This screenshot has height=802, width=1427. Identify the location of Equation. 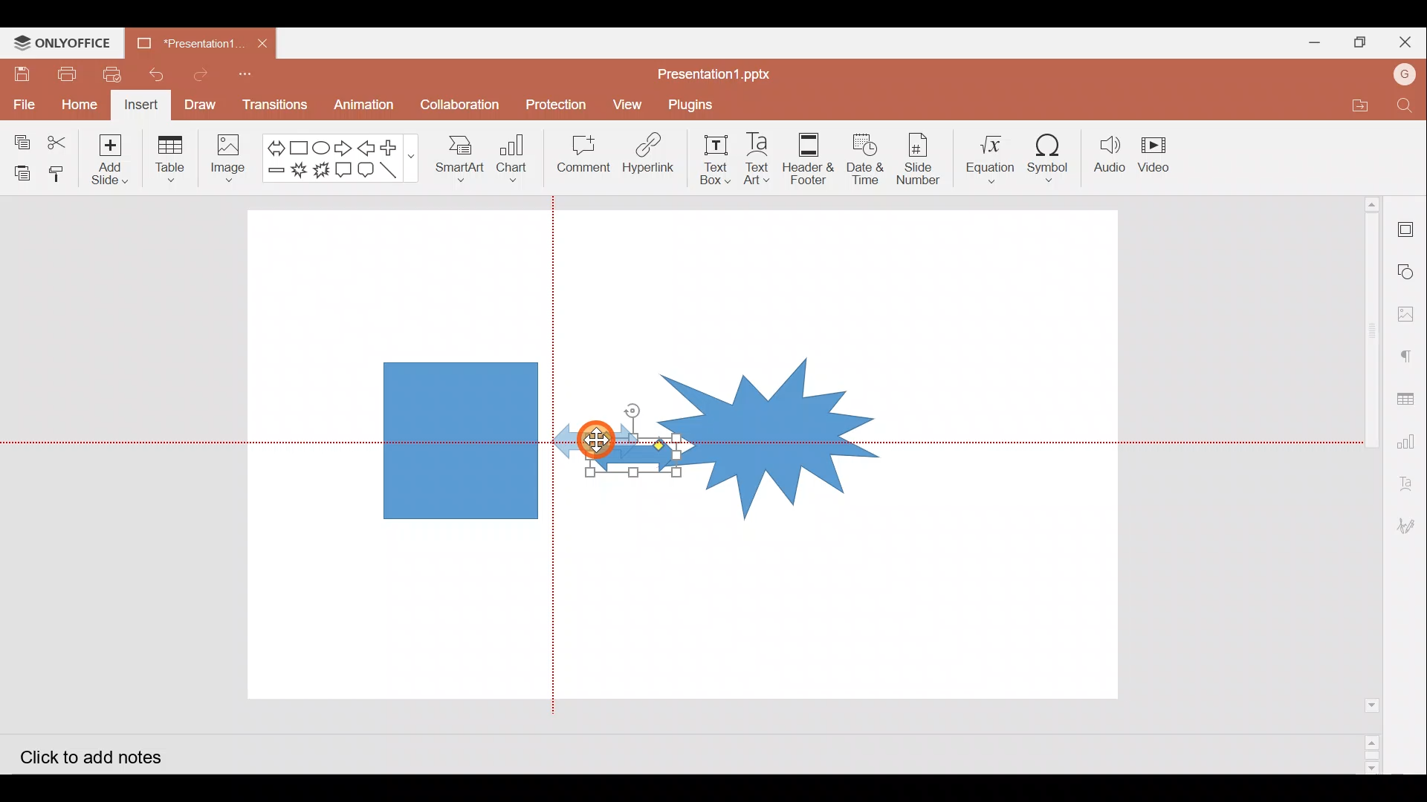
(986, 157).